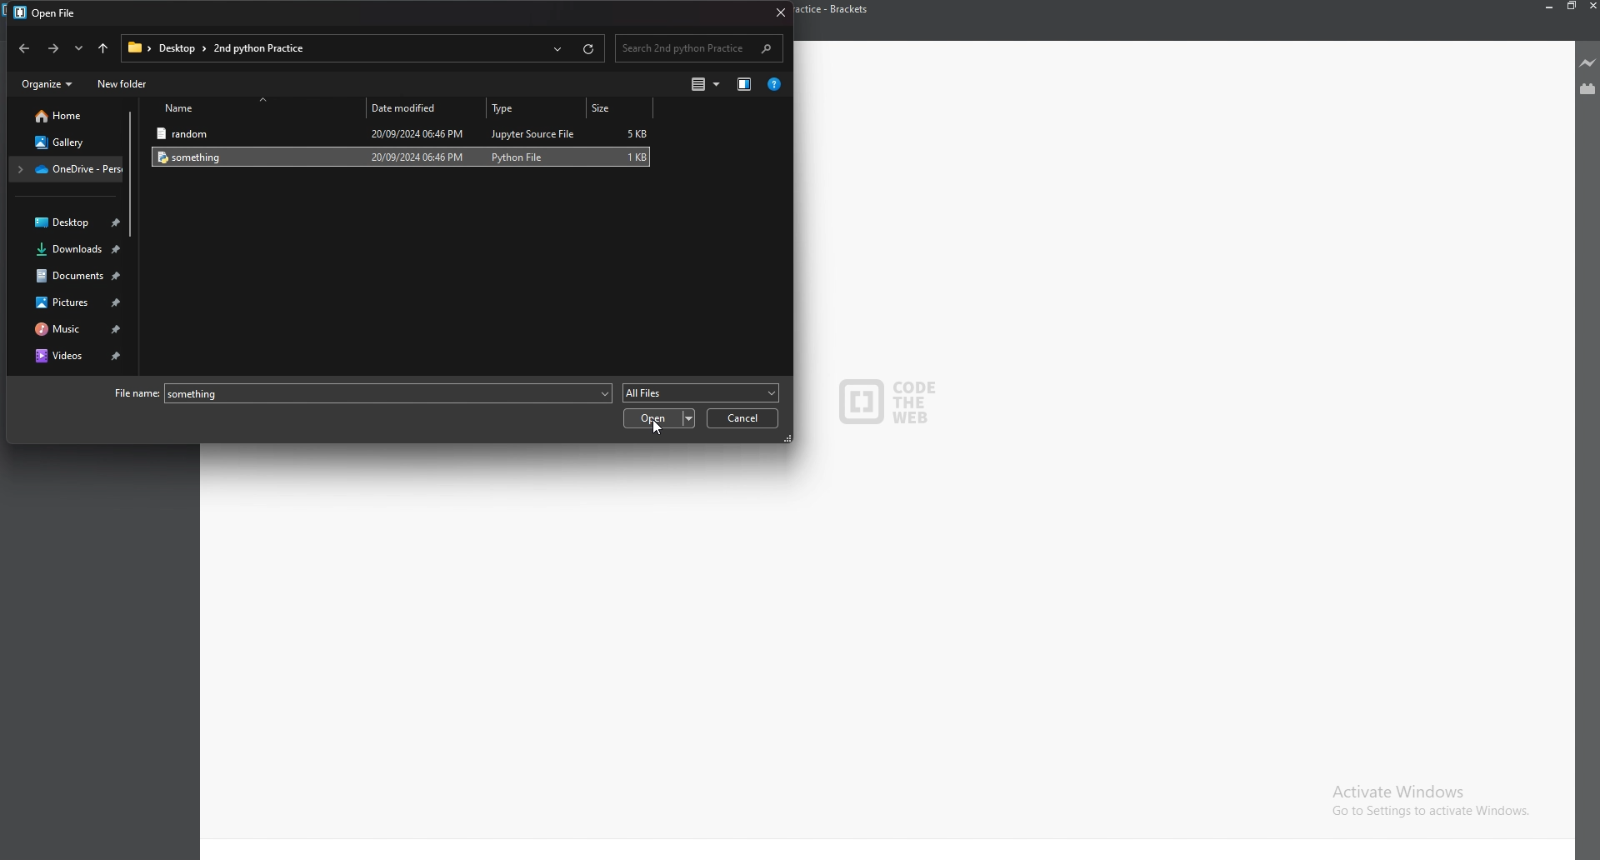 Image resolution: width=1600 pixels, height=860 pixels. What do you see at coordinates (418, 157) in the screenshot?
I see `20/09/2024 06:46 PM` at bounding box center [418, 157].